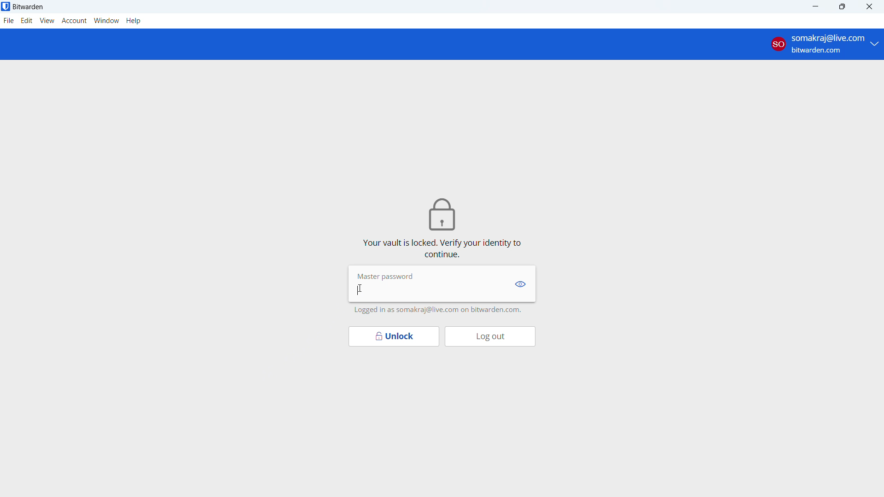 This screenshot has width=884, height=497. I want to click on account, so click(825, 44).